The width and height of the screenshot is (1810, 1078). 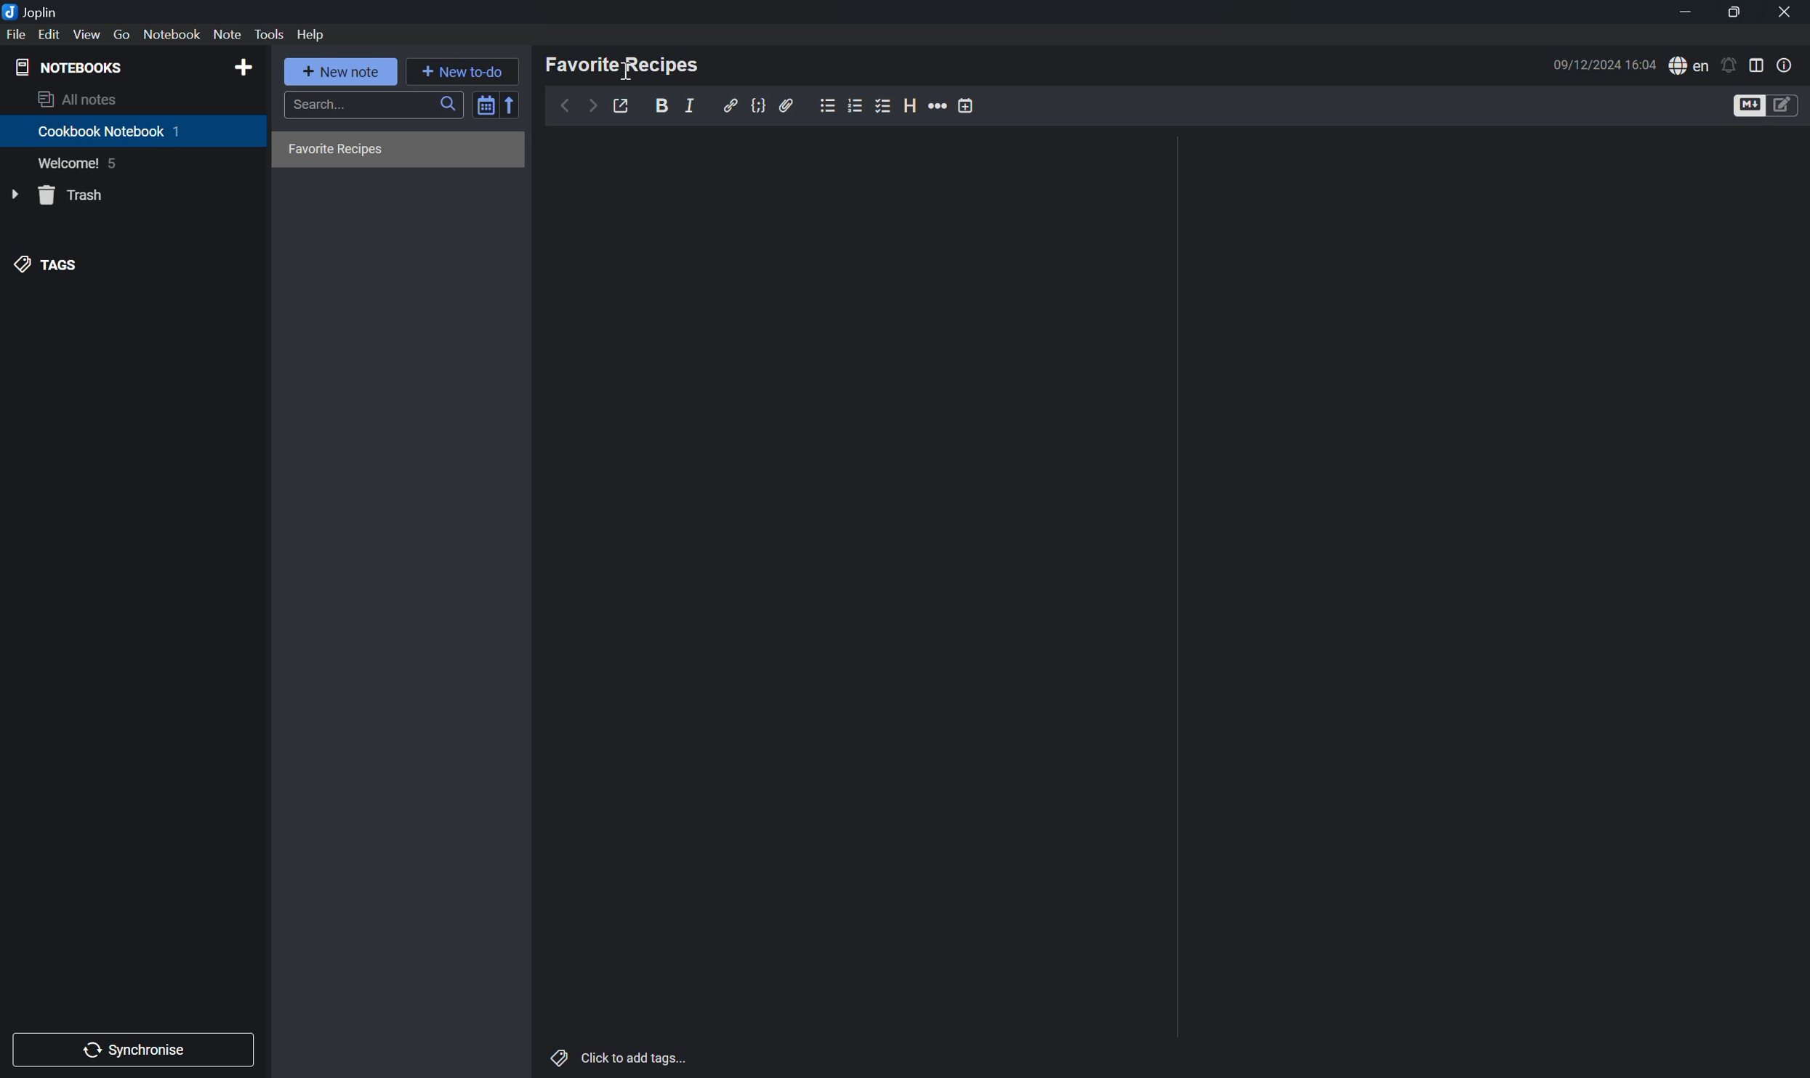 What do you see at coordinates (49, 35) in the screenshot?
I see `Edit` at bounding box center [49, 35].